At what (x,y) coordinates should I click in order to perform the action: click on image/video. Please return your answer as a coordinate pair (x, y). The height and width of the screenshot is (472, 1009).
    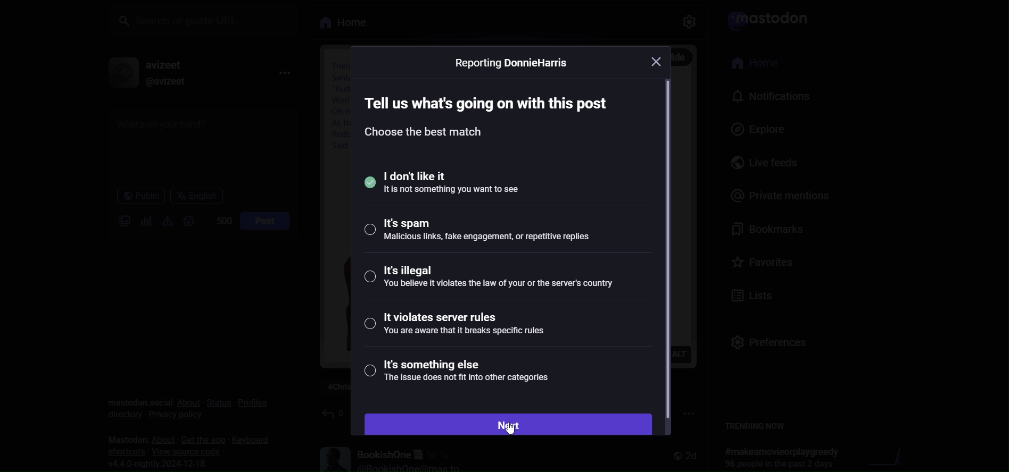
    Looking at the image, I should click on (119, 222).